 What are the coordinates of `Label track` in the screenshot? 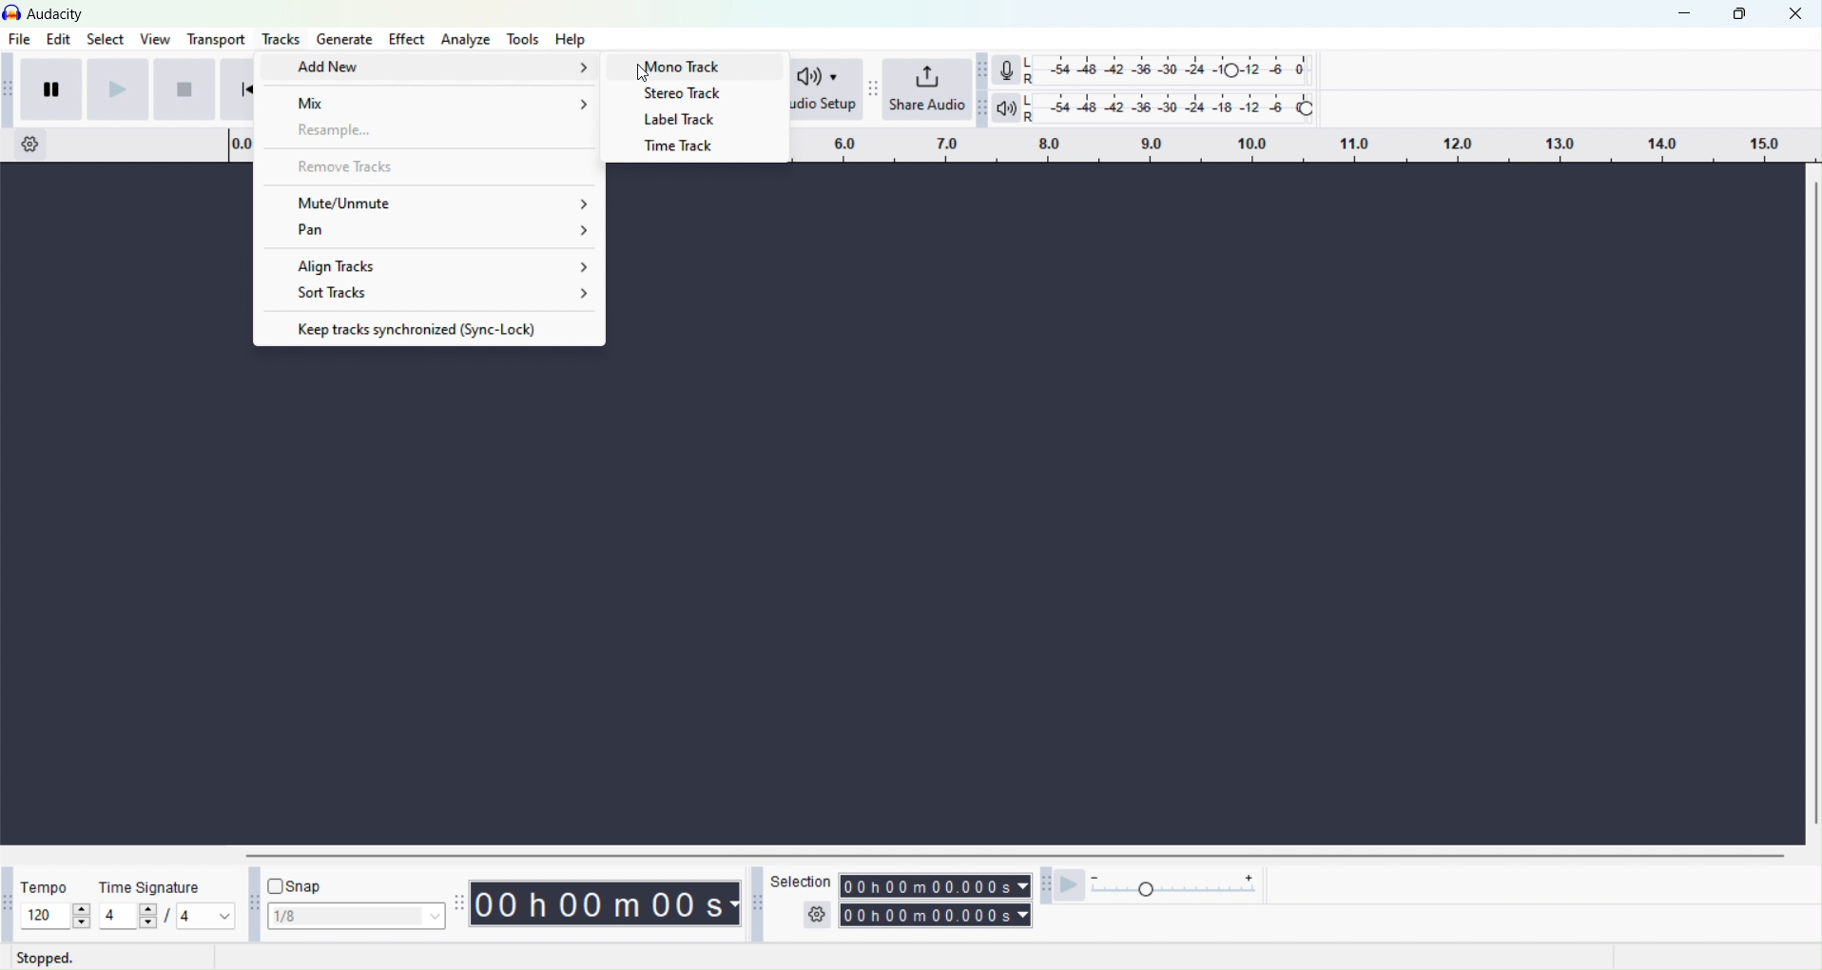 It's located at (689, 120).